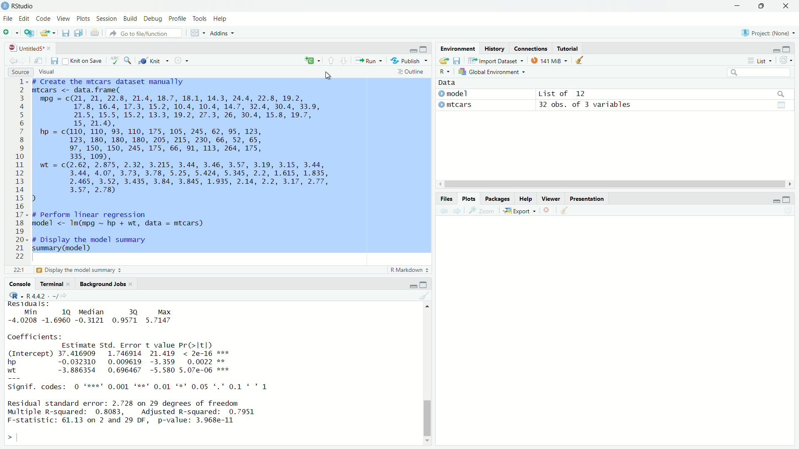 This screenshot has height=449, width=799. What do you see at coordinates (520, 211) in the screenshot?
I see `export` at bounding box center [520, 211].